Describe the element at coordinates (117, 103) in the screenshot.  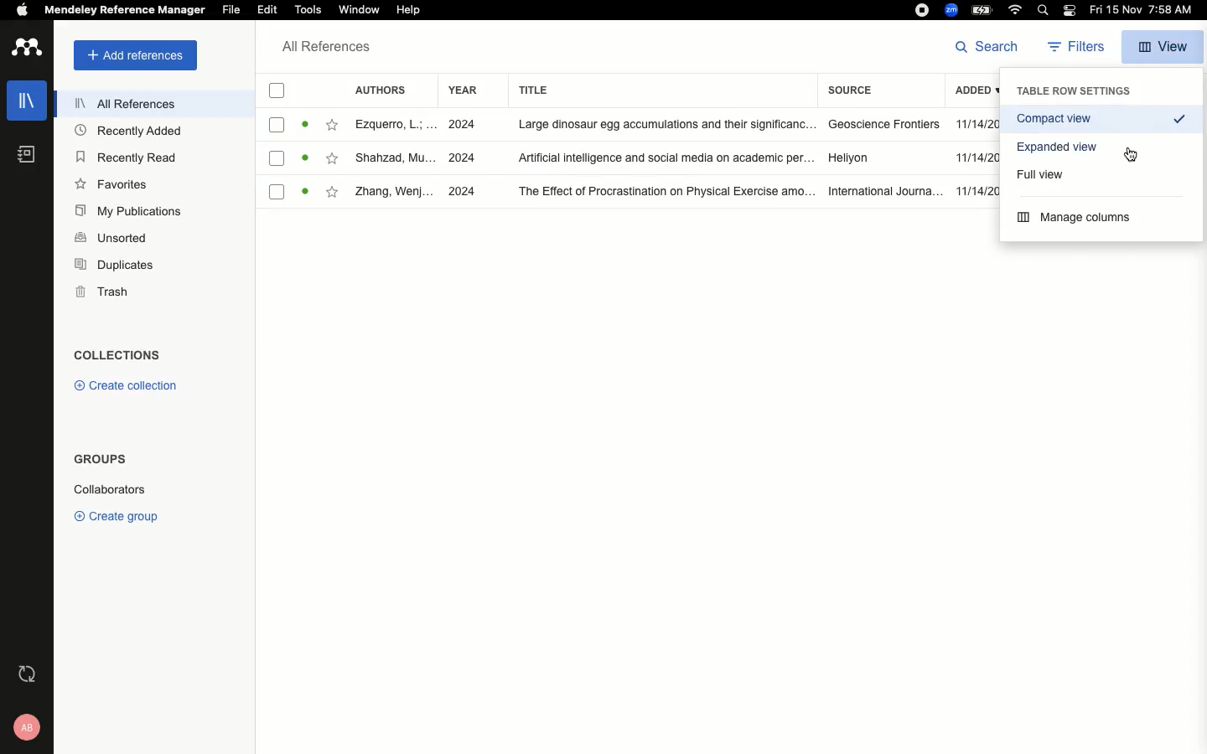
I see `All references` at that location.